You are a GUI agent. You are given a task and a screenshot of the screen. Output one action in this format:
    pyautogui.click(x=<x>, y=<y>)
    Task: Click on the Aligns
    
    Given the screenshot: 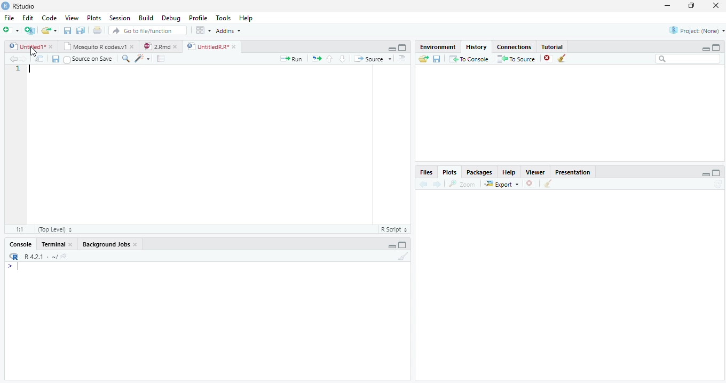 What is the action you would take?
    pyautogui.click(x=403, y=59)
    